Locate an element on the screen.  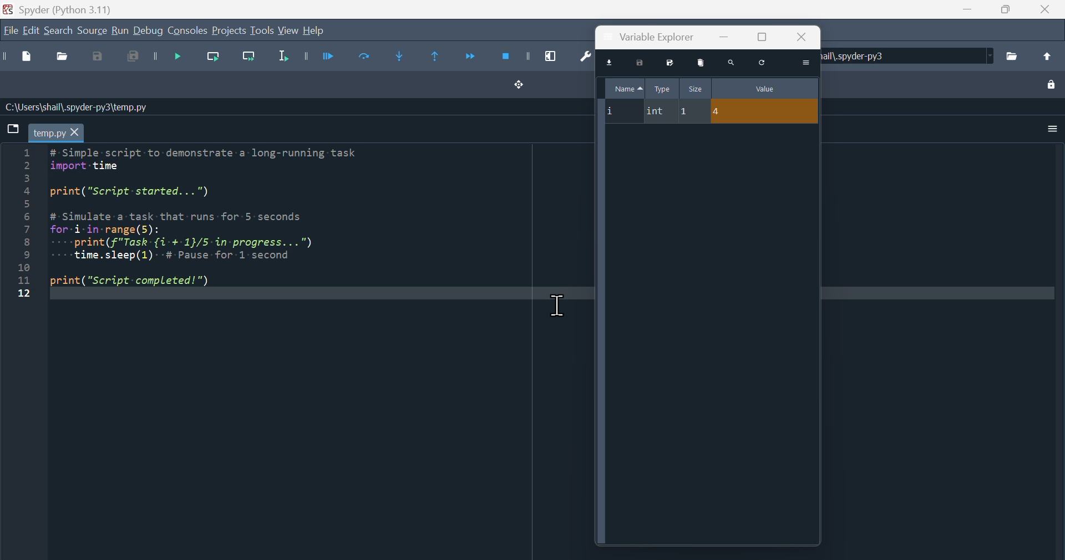
import data is located at coordinates (610, 62).